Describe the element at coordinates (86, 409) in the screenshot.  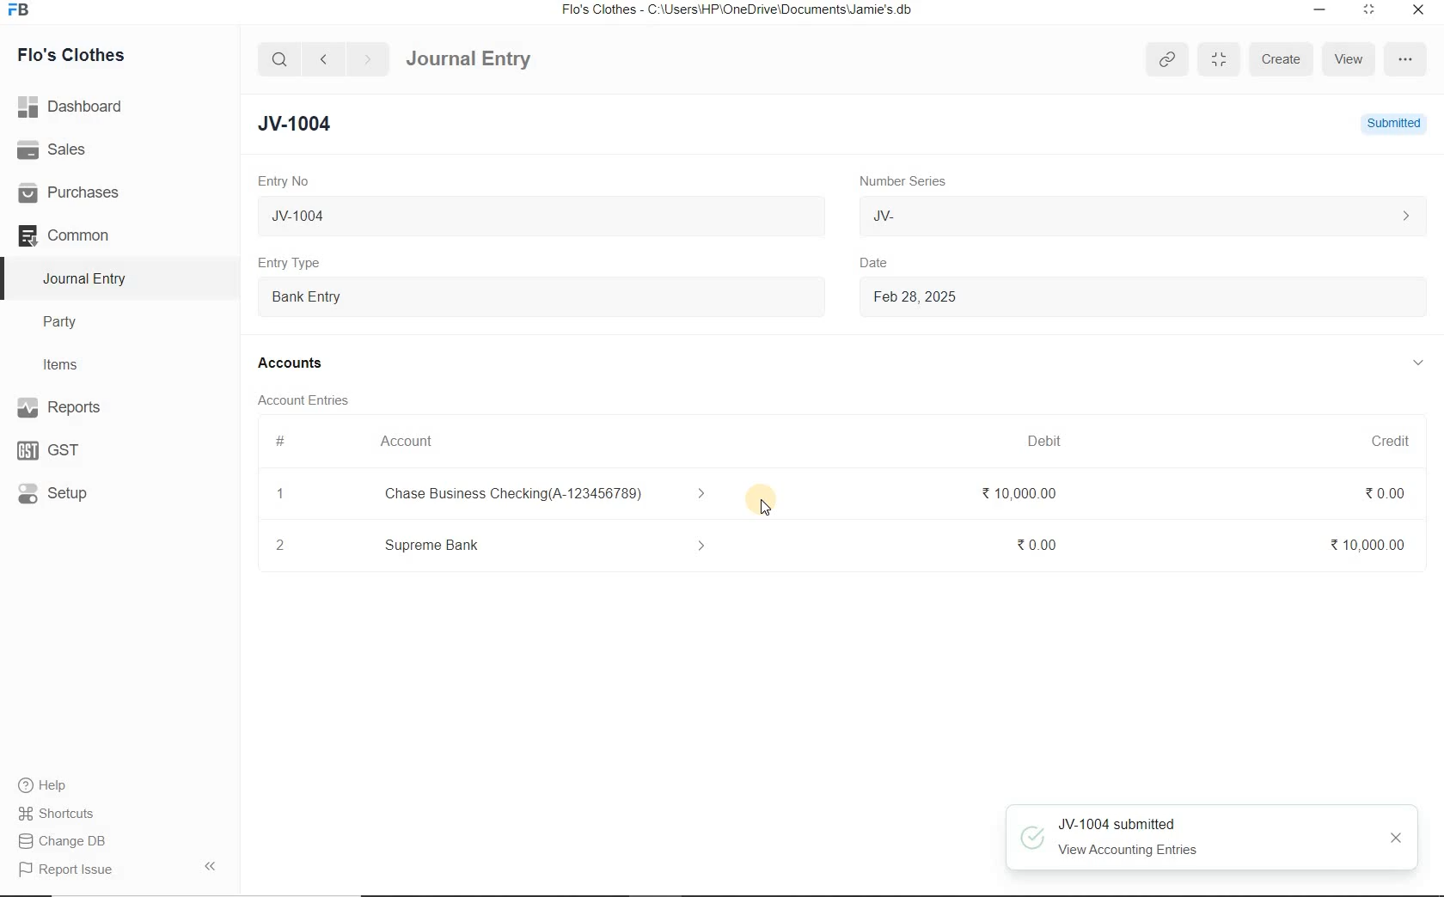
I see `Reports` at that location.